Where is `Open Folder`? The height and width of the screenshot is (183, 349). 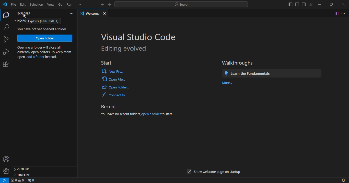 Open Folder is located at coordinates (116, 87).